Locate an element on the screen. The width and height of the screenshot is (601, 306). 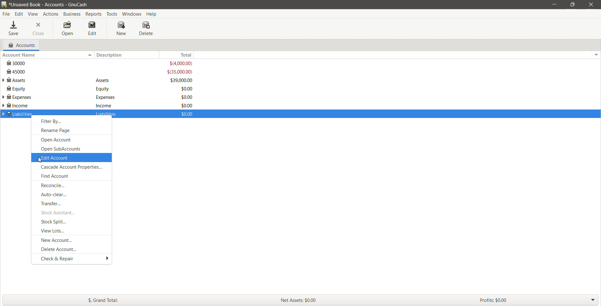
Reconcile is located at coordinates (57, 186).